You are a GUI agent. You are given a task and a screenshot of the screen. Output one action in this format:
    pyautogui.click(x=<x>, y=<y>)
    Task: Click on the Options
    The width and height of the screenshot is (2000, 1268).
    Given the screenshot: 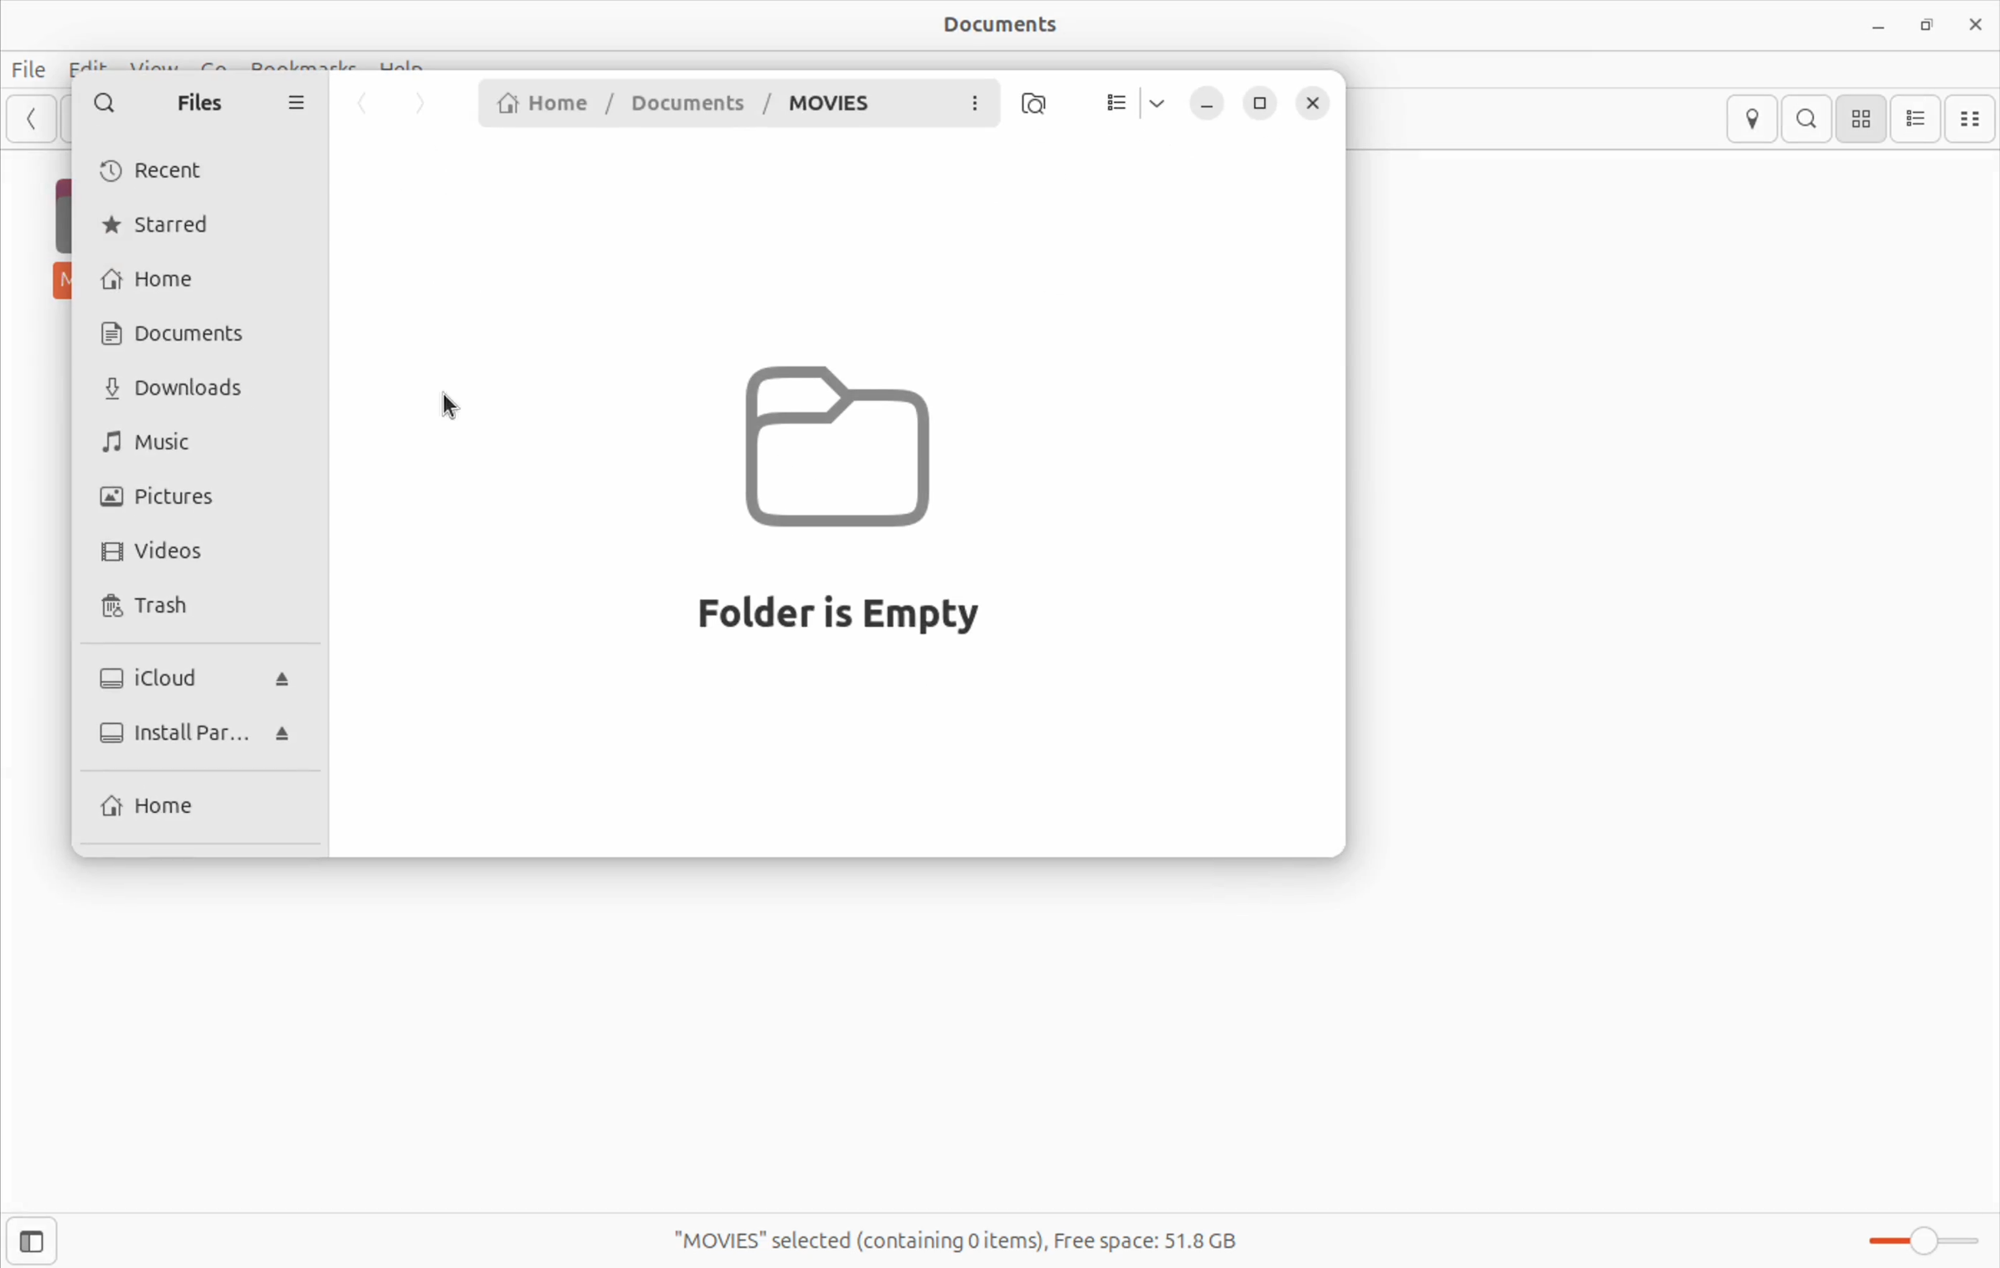 What is the action you would take?
    pyautogui.click(x=978, y=103)
    